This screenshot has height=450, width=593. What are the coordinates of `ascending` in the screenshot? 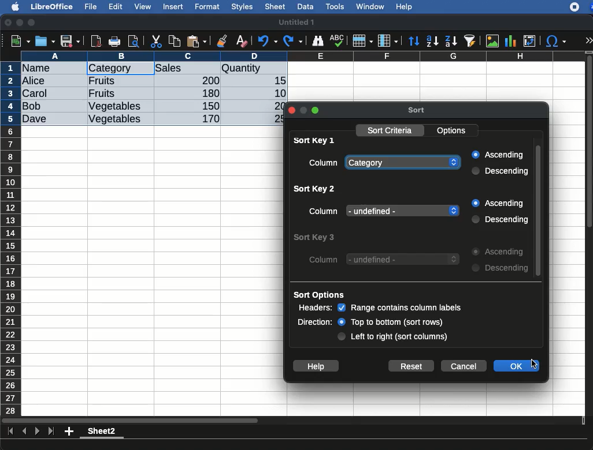 It's located at (496, 155).